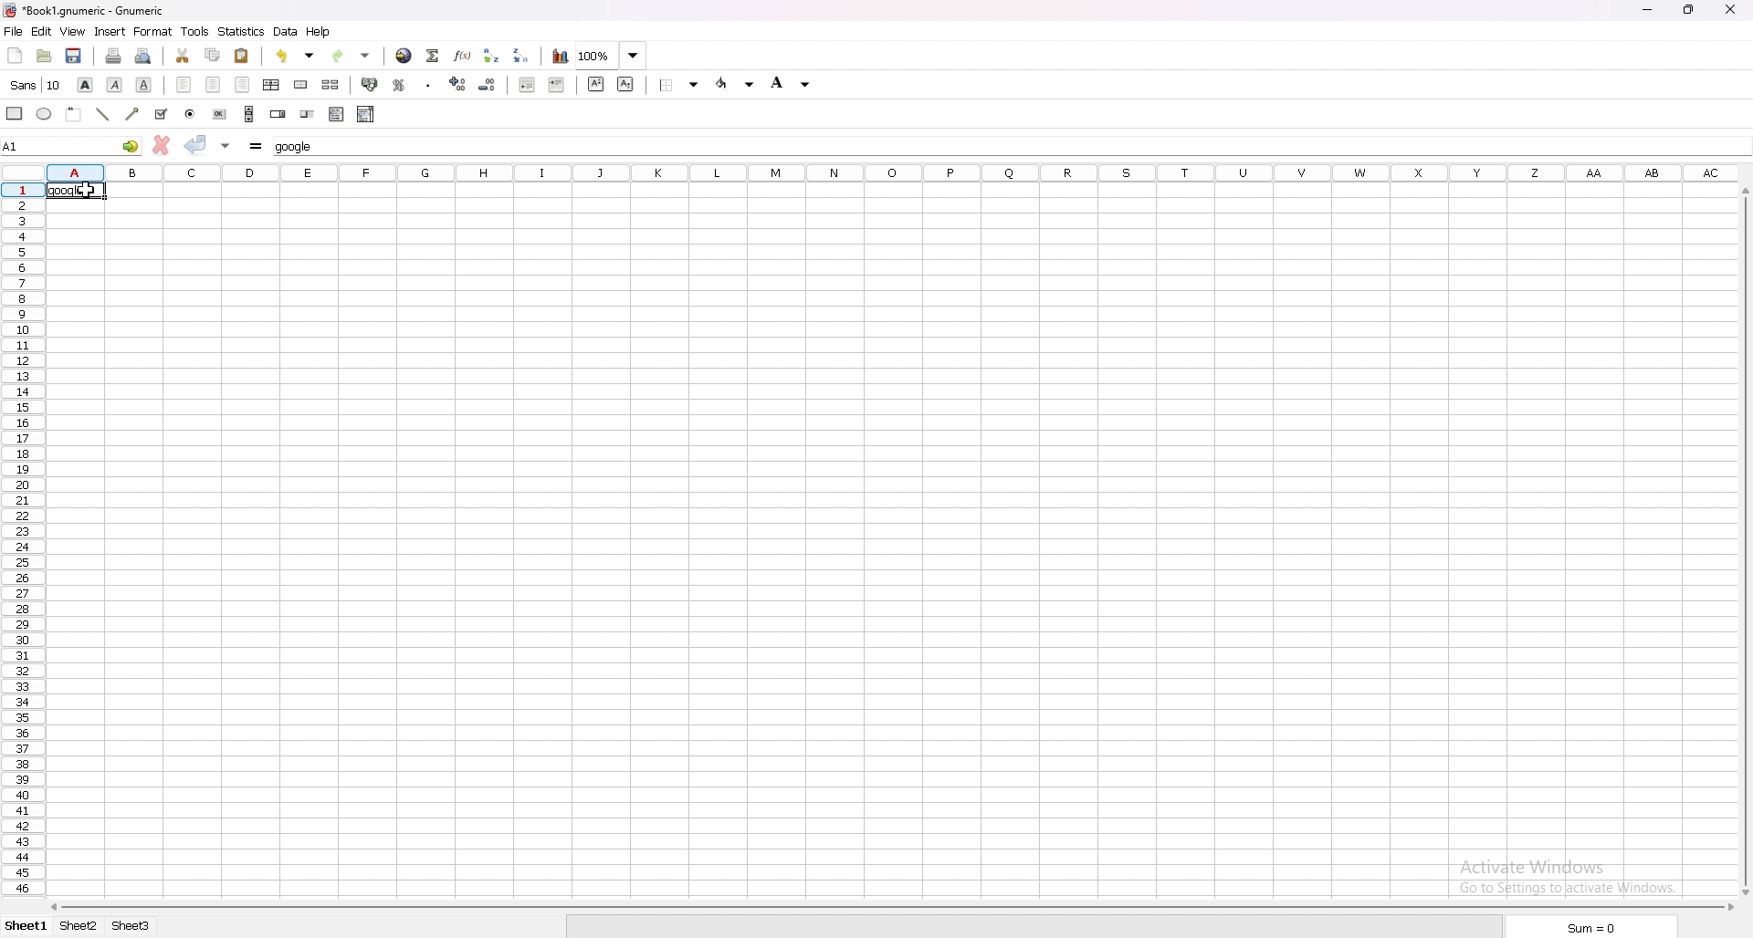 The width and height of the screenshot is (1753, 938). Describe the element at coordinates (737, 84) in the screenshot. I see `foreground` at that location.